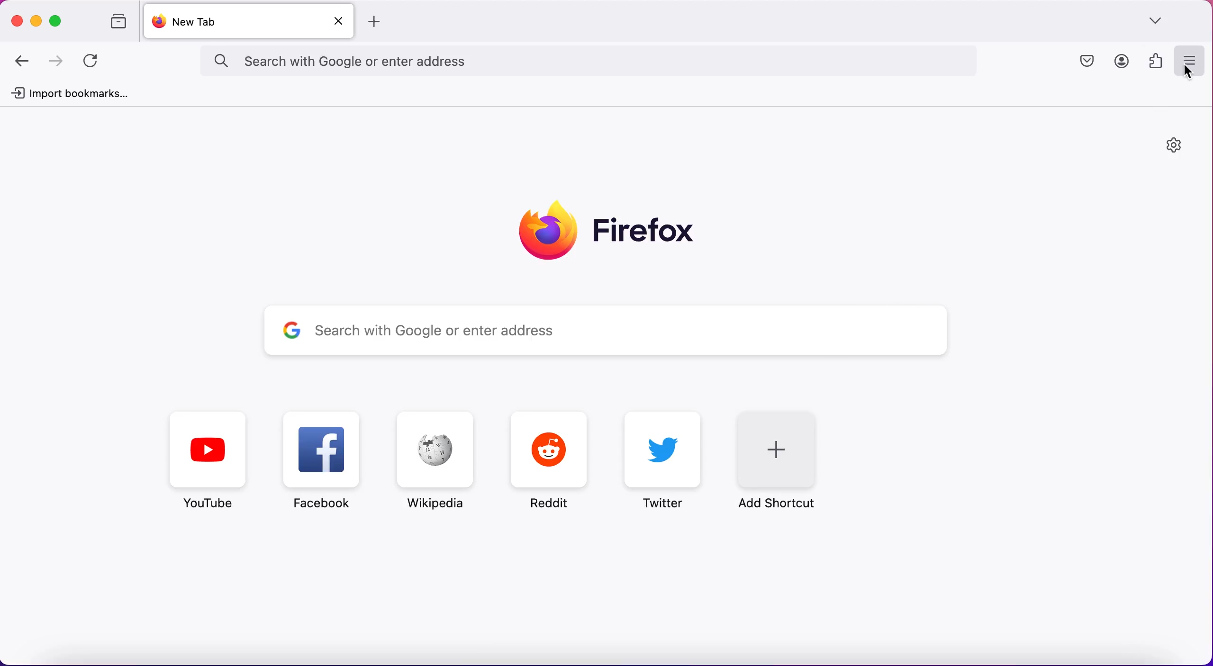 The image size is (1213, 666). Describe the element at coordinates (36, 20) in the screenshot. I see `minimize` at that location.